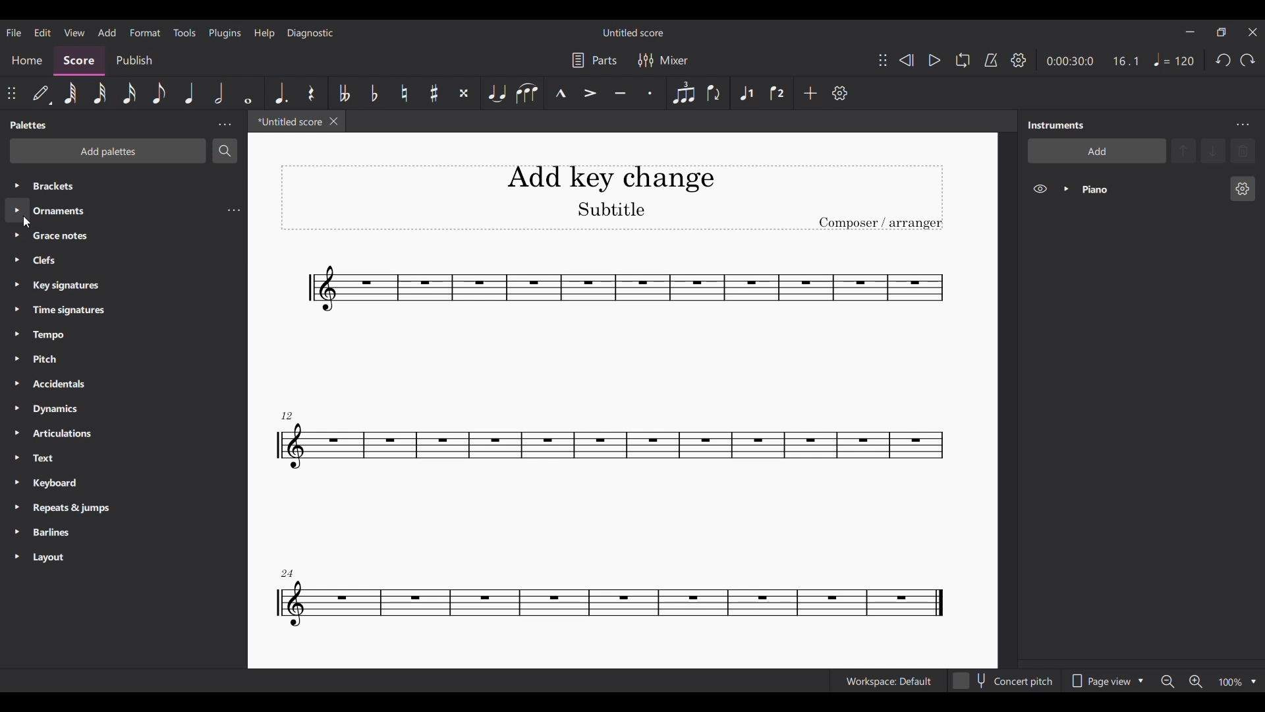  Describe the element at coordinates (1174, 59) in the screenshot. I see `Quarter note` at that location.